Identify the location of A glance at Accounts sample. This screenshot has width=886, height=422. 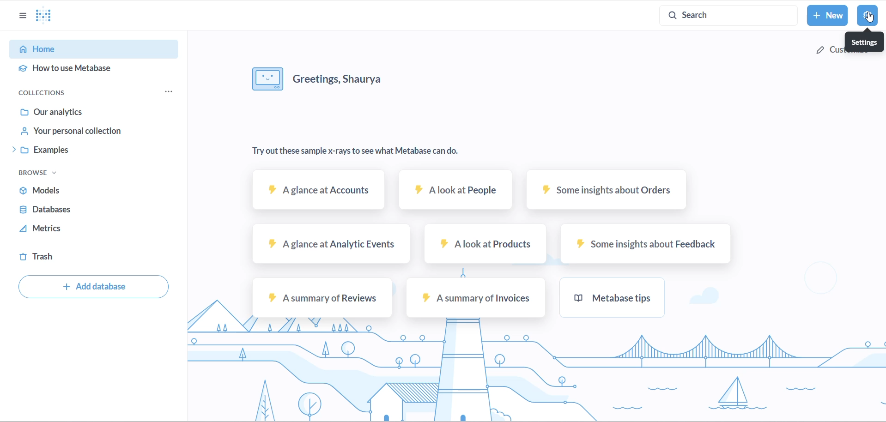
(320, 193).